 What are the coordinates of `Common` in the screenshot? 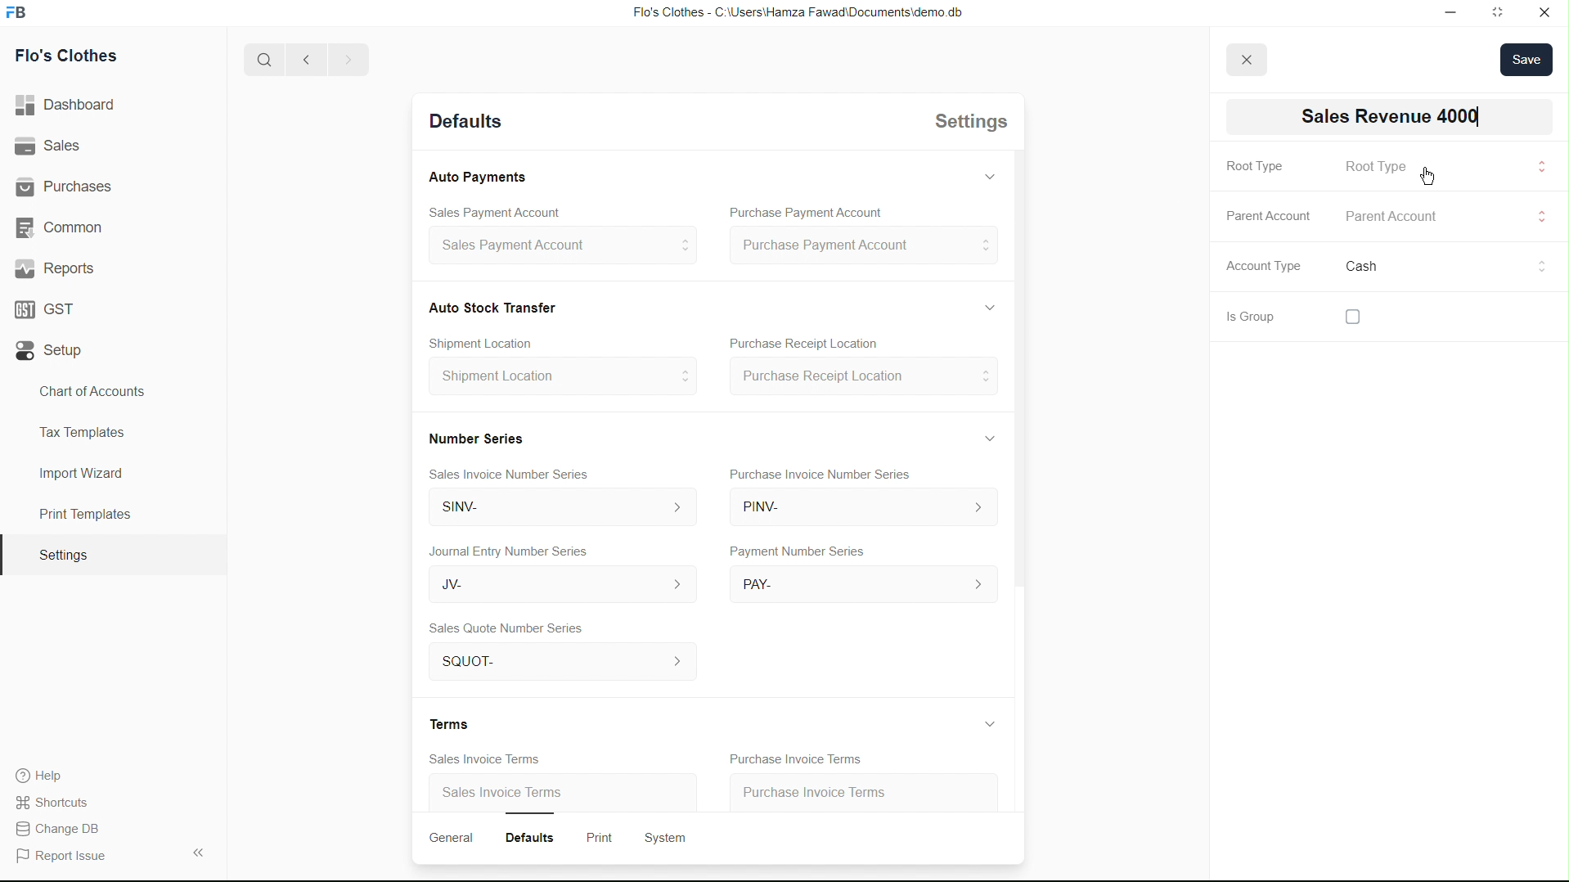 It's located at (63, 226).